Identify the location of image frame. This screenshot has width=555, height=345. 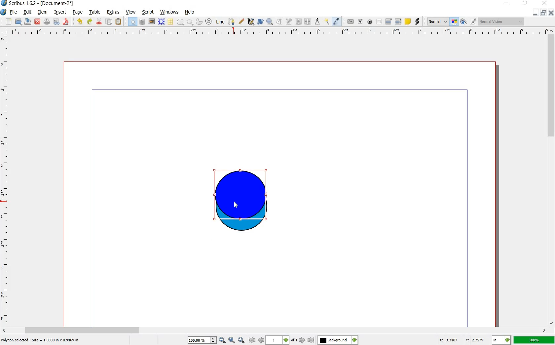
(151, 21).